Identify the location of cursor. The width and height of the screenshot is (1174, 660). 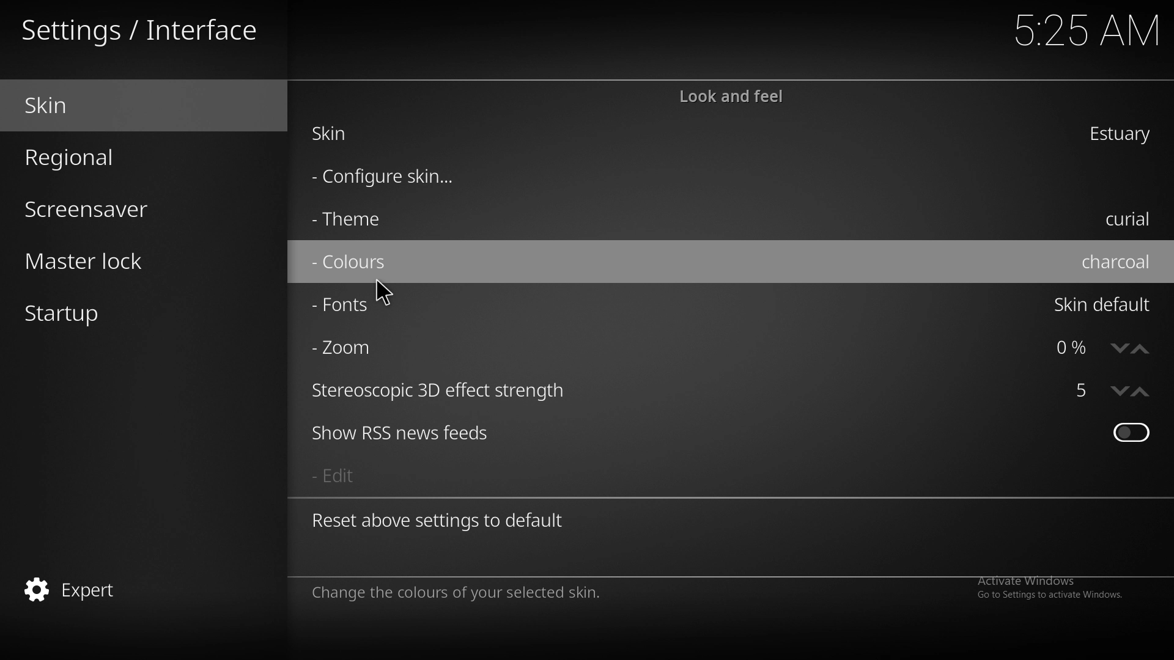
(391, 296).